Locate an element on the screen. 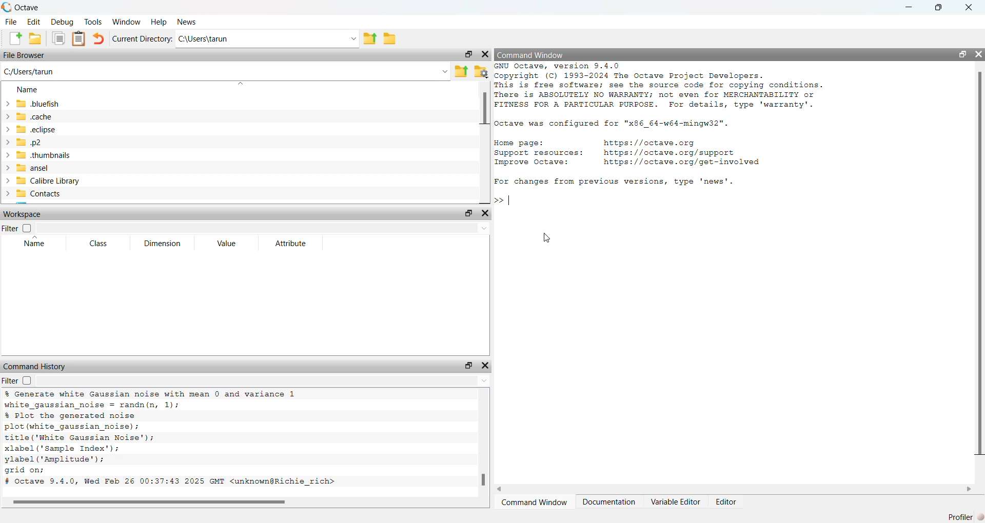  Help is located at coordinates (158, 23).